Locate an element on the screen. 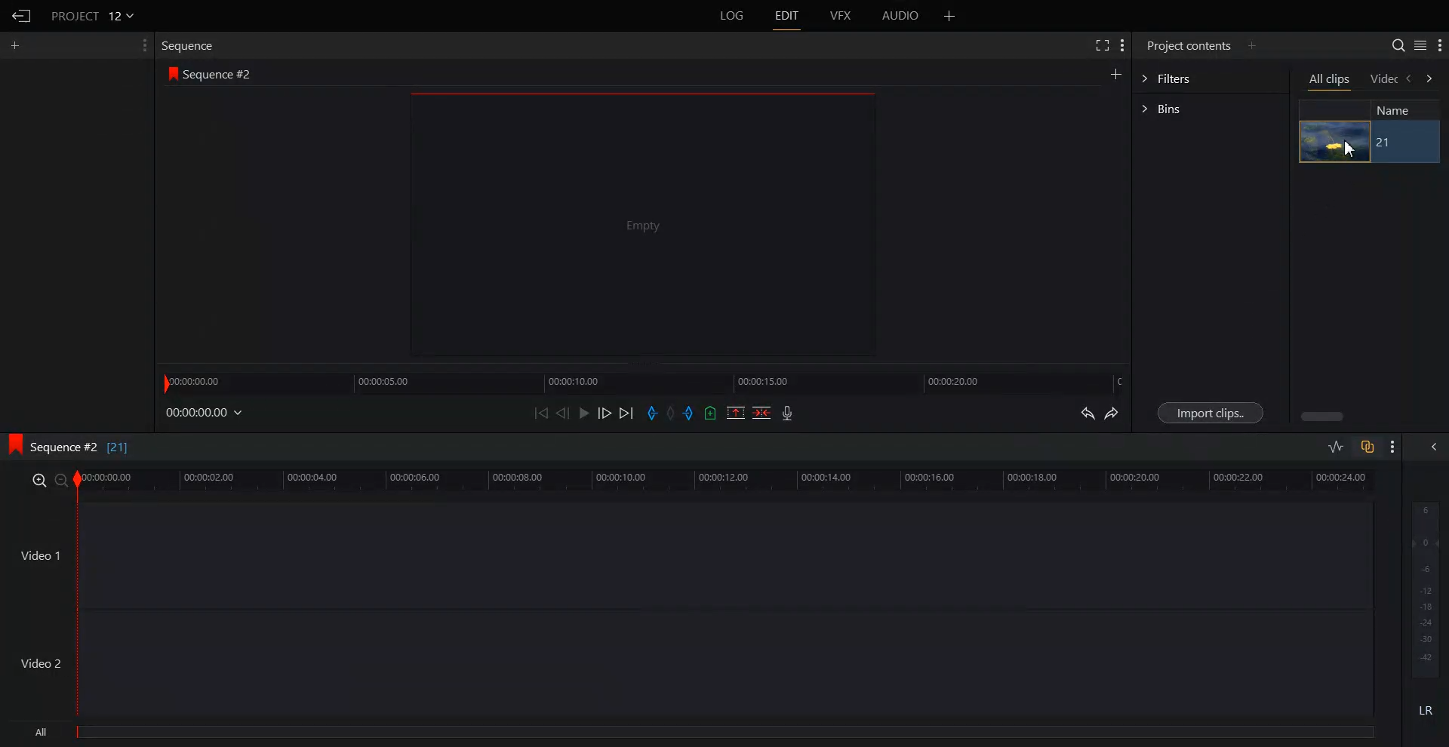  Sequence is located at coordinates (192, 46).